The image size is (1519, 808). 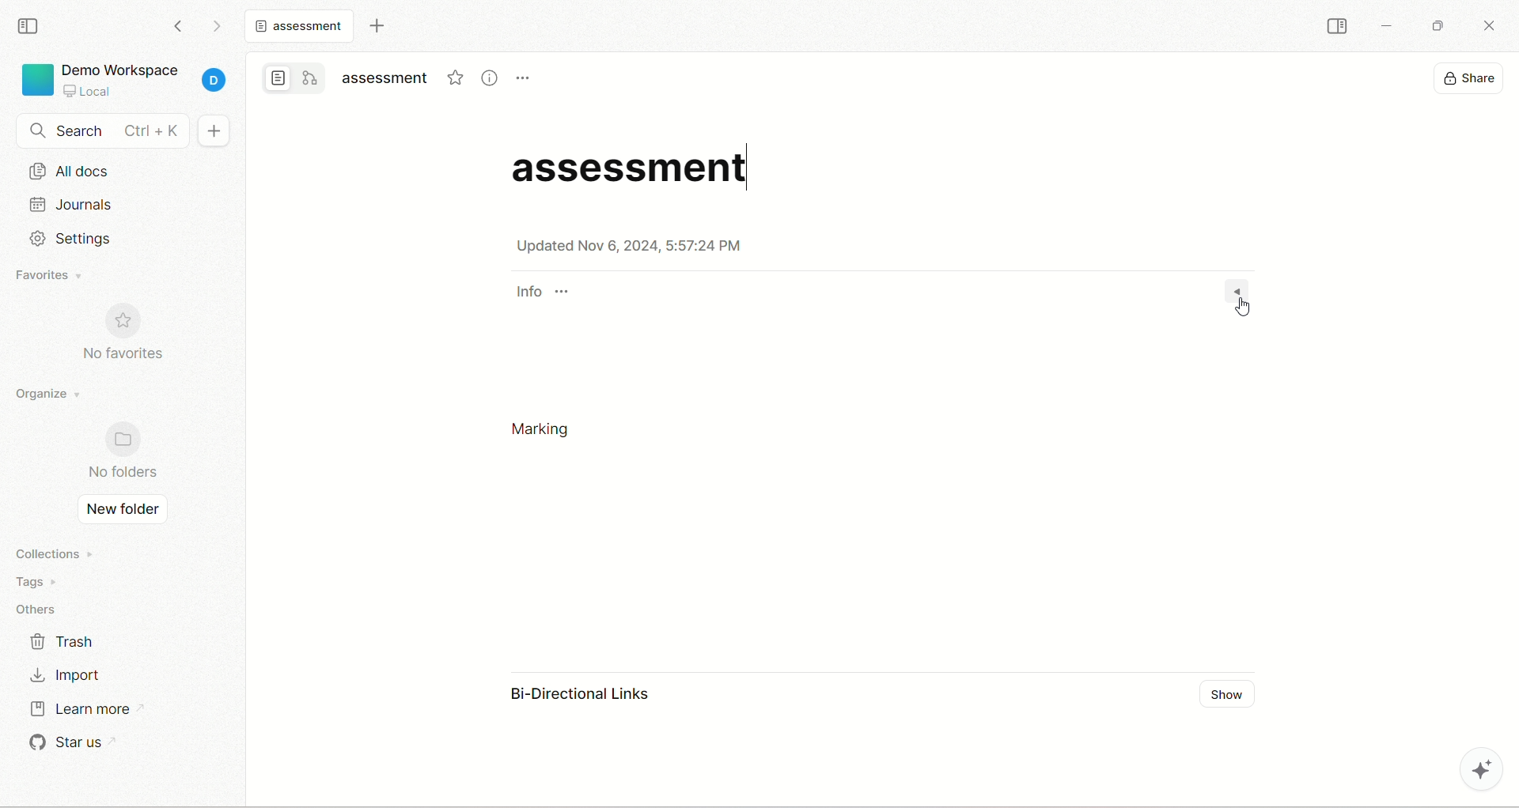 I want to click on new doc, so click(x=212, y=130).